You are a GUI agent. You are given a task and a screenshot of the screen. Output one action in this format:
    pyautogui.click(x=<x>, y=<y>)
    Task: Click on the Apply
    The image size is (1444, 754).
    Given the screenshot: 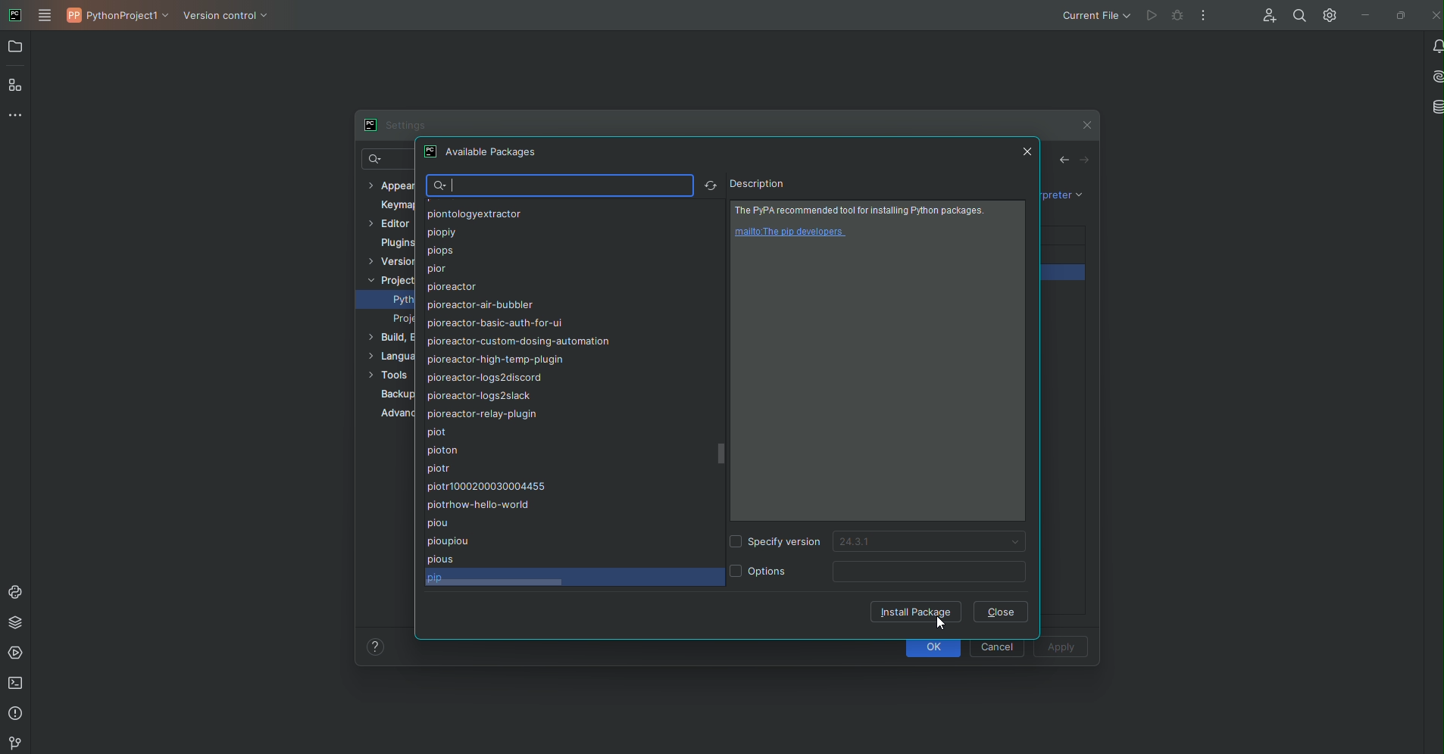 What is the action you would take?
    pyautogui.click(x=1061, y=648)
    